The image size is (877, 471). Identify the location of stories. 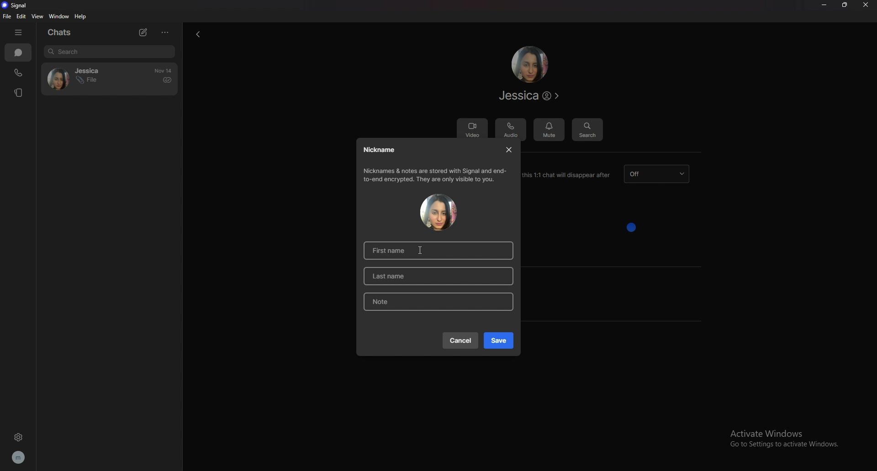
(17, 93).